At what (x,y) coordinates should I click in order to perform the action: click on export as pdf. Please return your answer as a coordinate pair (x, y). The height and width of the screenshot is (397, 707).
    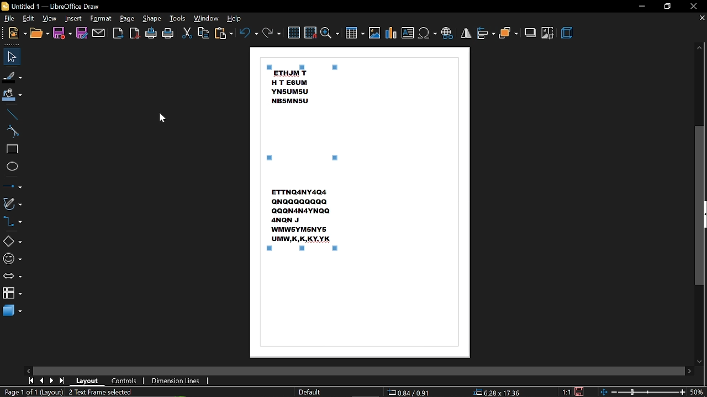
    Looking at the image, I should click on (134, 34).